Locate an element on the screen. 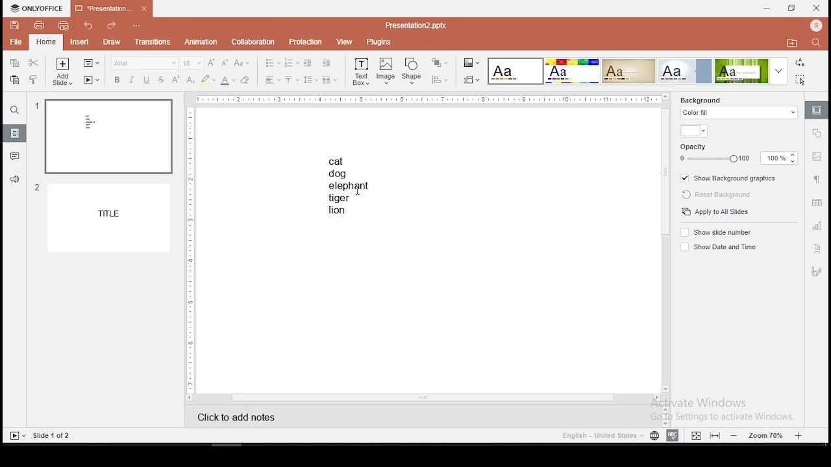 The width and height of the screenshot is (831, 467). animation is located at coordinates (200, 42).